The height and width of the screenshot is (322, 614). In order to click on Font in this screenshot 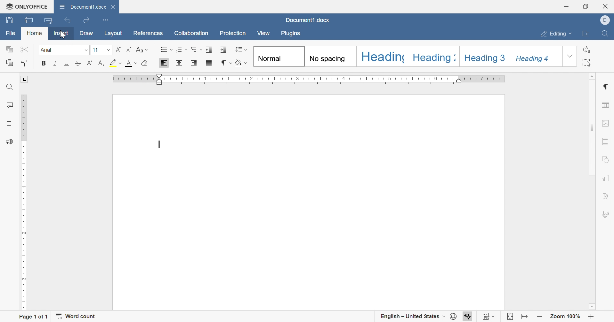, I will do `click(64, 50)`.